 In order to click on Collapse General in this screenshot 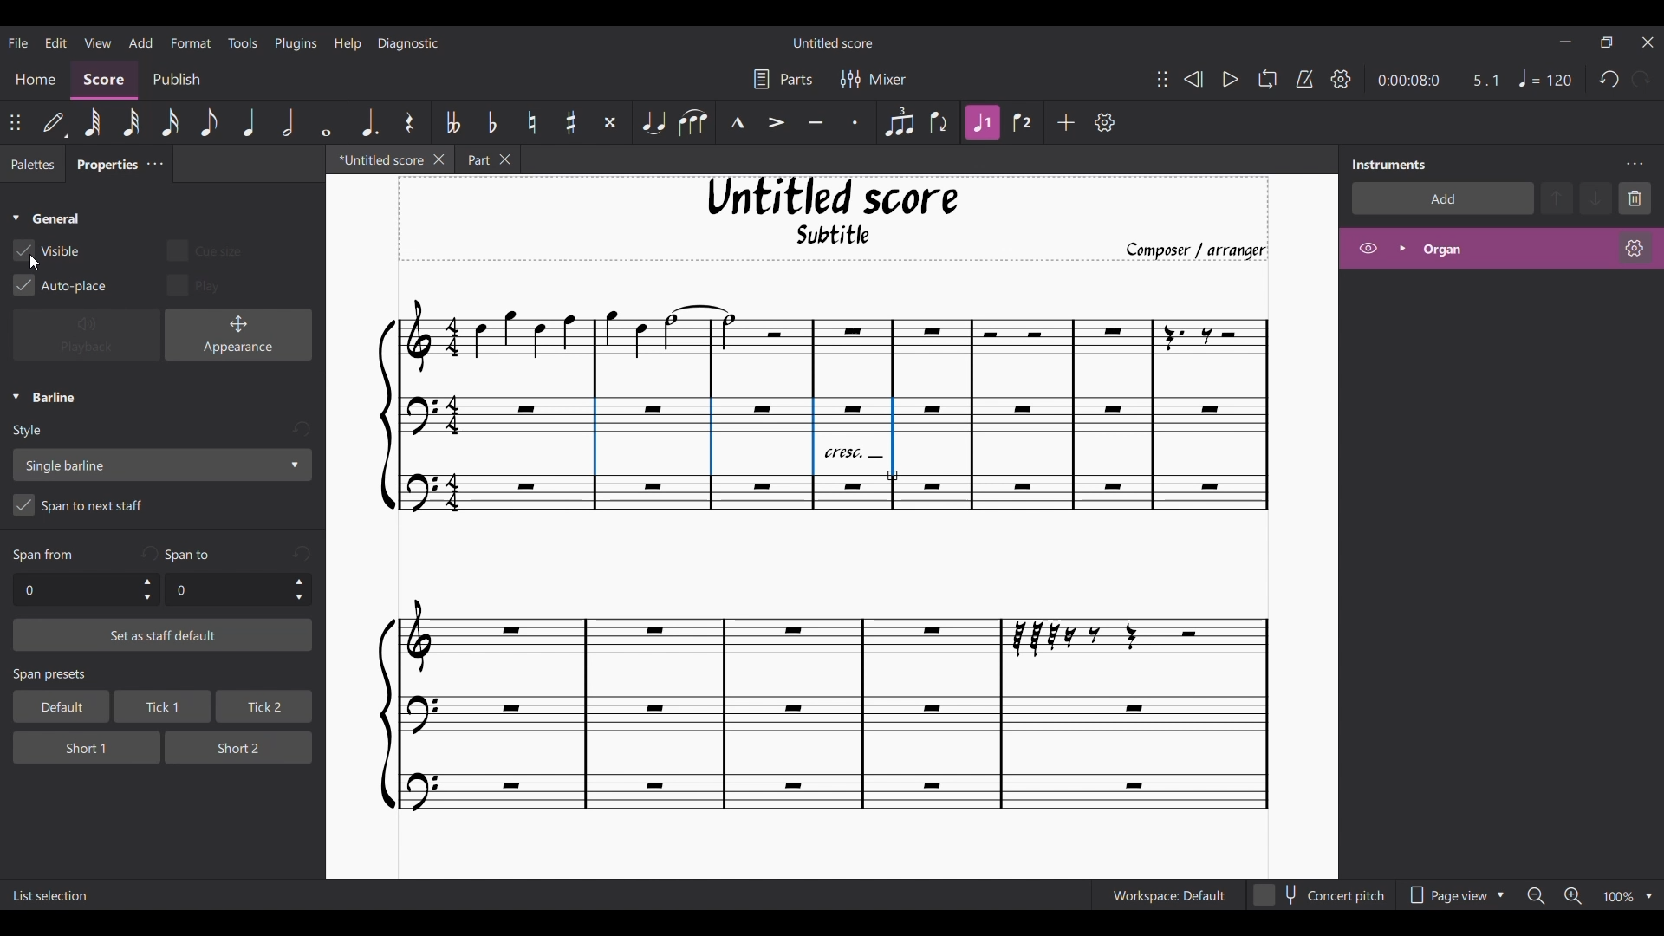, I will do `click(47, 219)`.